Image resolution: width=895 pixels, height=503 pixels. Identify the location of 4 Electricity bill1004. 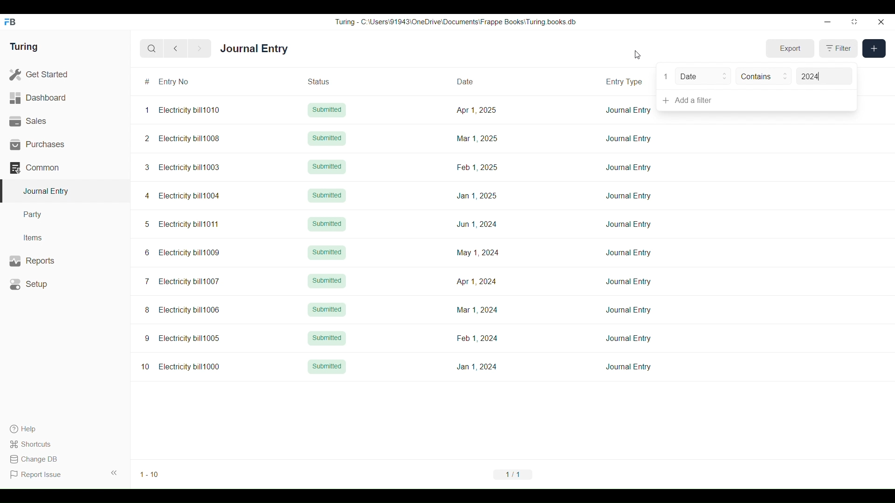
(183, 196).